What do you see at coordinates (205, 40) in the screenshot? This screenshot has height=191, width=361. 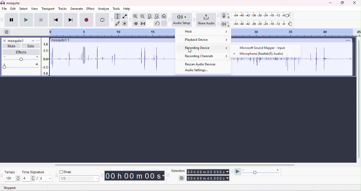 I see `playback device` at bounding box center [205, 40].